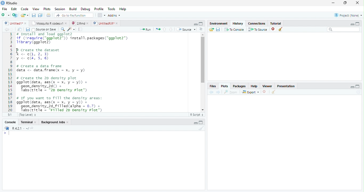 The image size is (364, 192). What do you see at coordinates (281, 29) in the screenshot?
I see `clear` at bounding box center [281, 29].